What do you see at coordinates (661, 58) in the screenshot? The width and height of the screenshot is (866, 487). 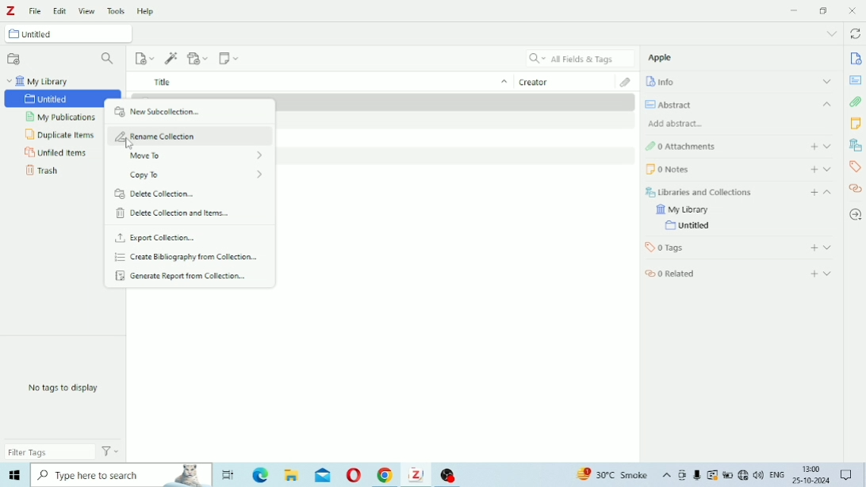 I see `Apple` at bounding box center [661, 58].